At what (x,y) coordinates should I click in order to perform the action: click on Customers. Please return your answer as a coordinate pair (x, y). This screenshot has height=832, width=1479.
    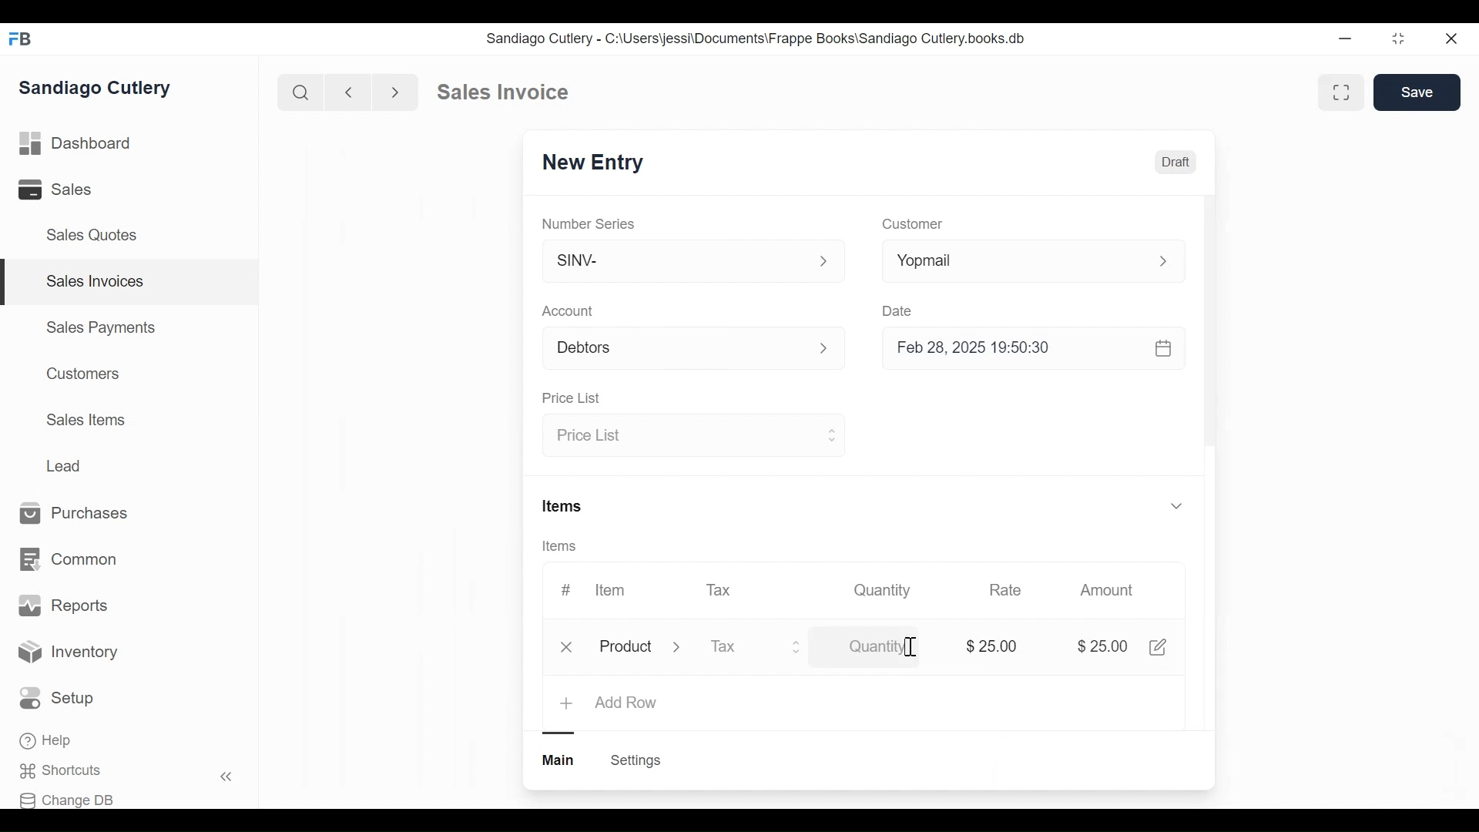
    Looking at the image, I should click on (79, 374).